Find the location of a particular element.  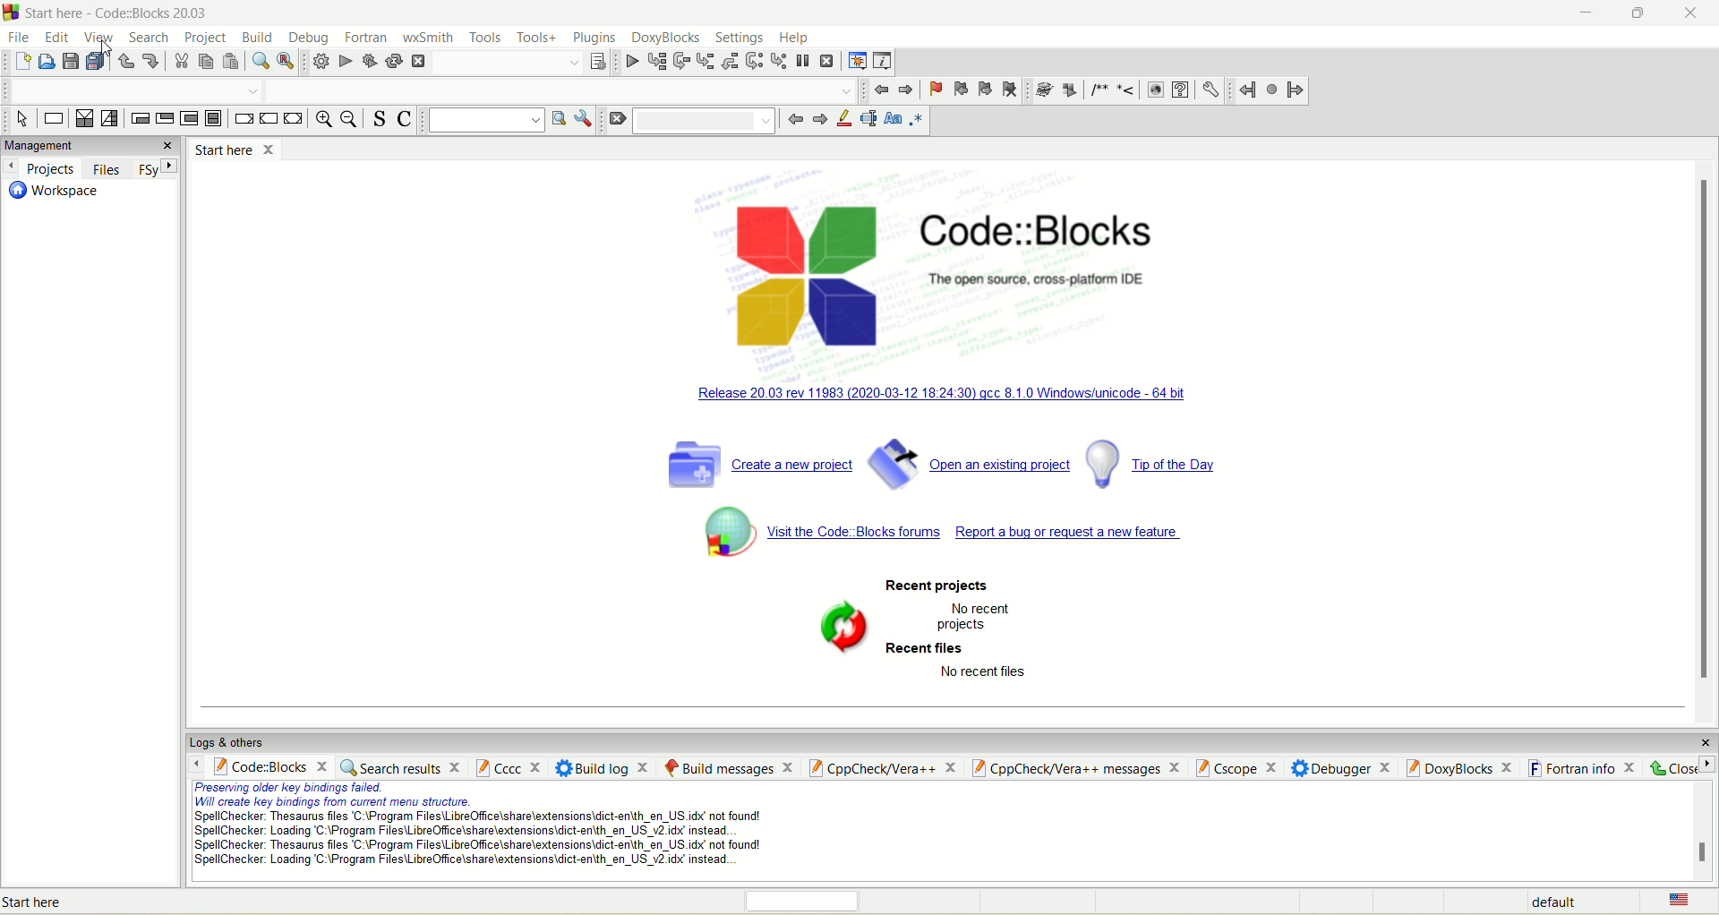

toggle search is located at coordinates (383, 120).